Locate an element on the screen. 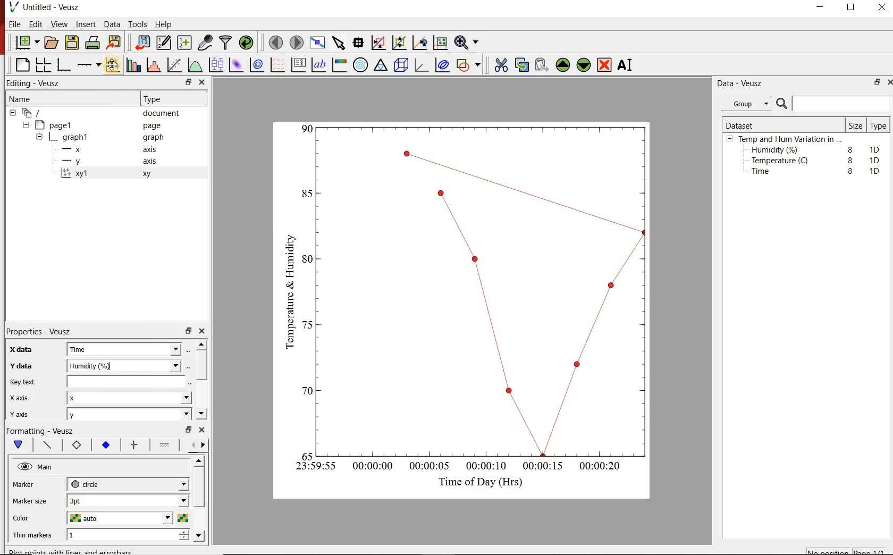 The image size is (893, 555). click to reset graph axes is located at coordinates (439, 43).